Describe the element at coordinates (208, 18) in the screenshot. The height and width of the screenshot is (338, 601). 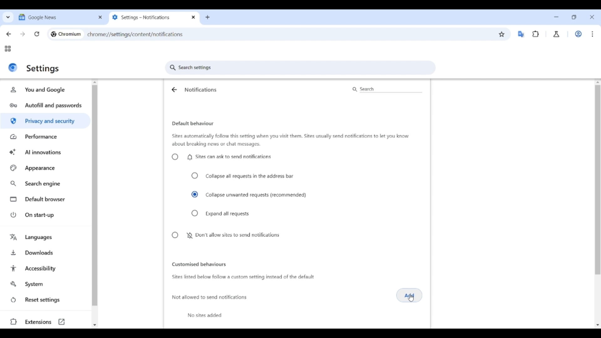
I see `Add new tab` at that location.